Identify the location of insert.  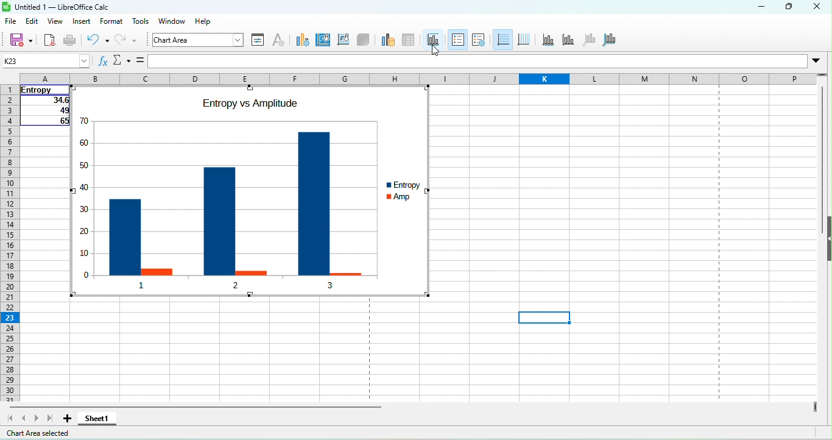
(83, 23).